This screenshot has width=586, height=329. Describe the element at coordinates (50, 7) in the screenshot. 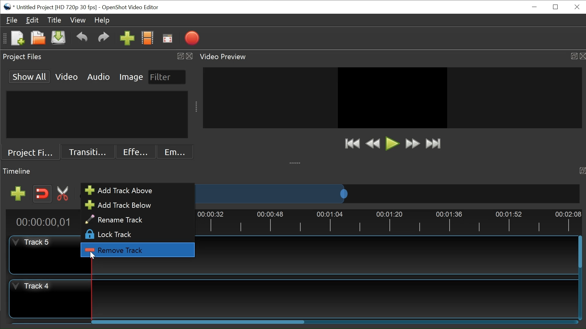

I see `File Name` at that location.